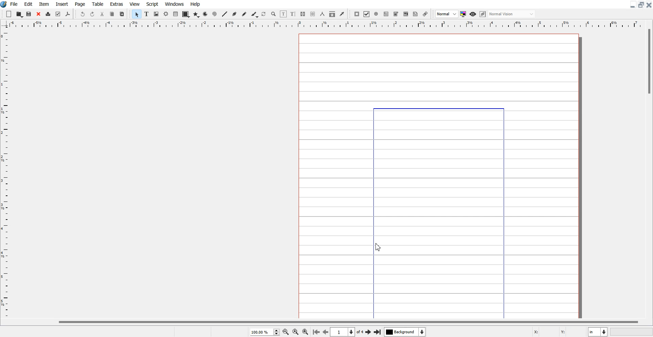 Image resolution: width=653 pixels, height=337 pixels. Describe the element at coordinates (631, 4) in the screenshot. I see `Minimize` at that location.